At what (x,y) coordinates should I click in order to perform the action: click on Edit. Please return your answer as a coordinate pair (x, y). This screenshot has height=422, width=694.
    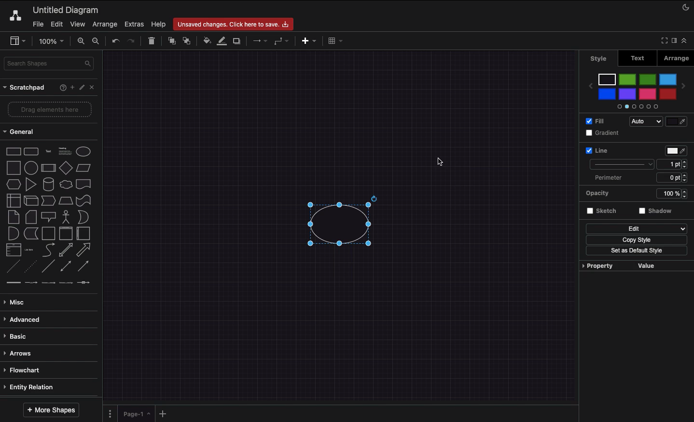
    Looking at the image, I should click on (56, 24).